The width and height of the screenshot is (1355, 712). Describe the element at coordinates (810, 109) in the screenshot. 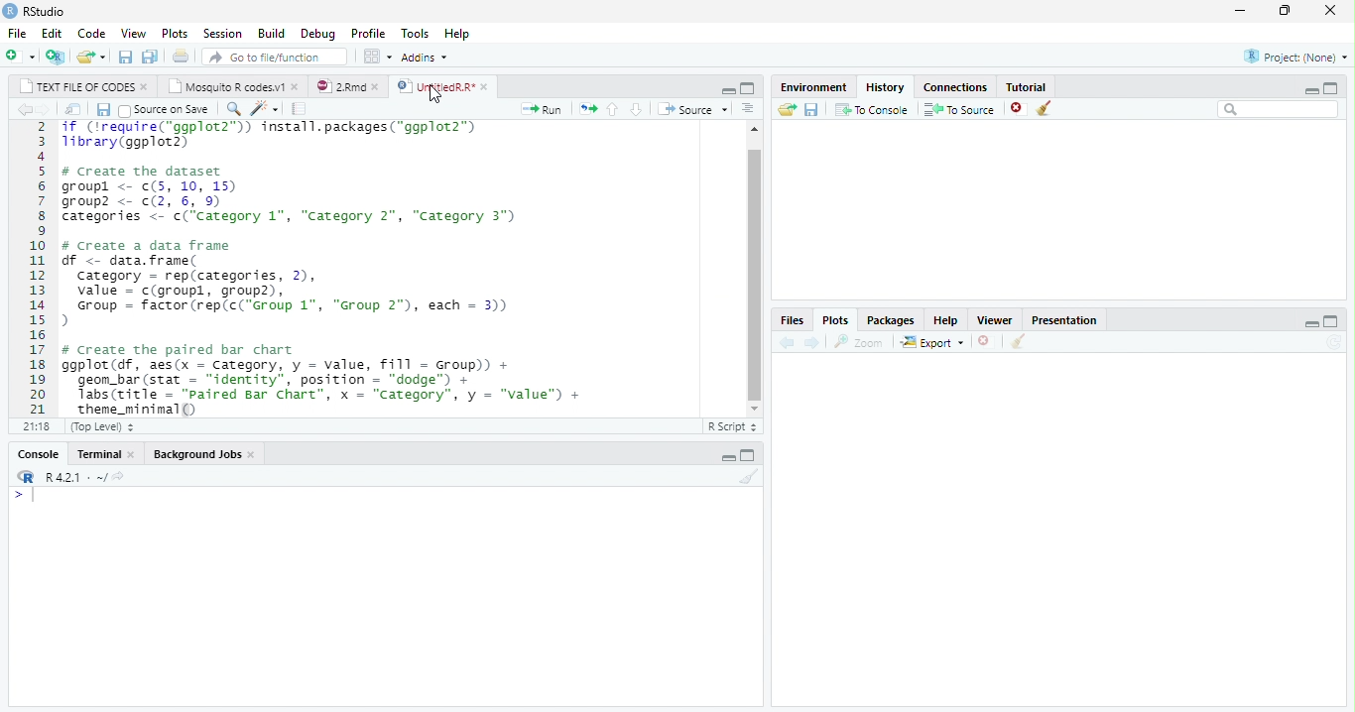

I see `save history ` at that location.